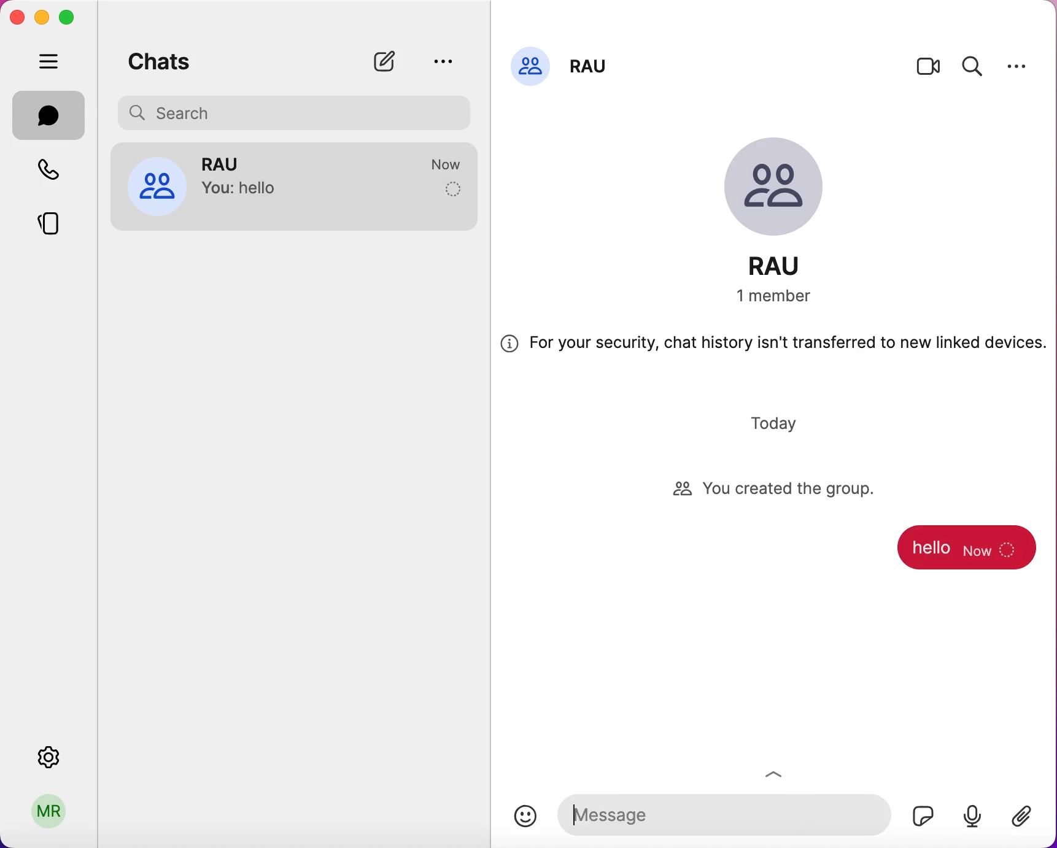 Image resolution: width=1057 pixels, height=848 pixels. I want to click on user, so click(50, 815).